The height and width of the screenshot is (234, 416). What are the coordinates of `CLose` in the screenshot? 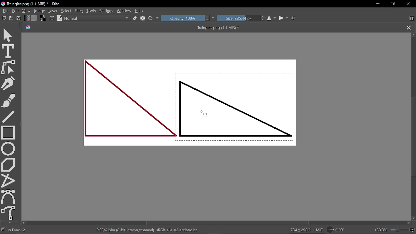 It's located at (408, 4).